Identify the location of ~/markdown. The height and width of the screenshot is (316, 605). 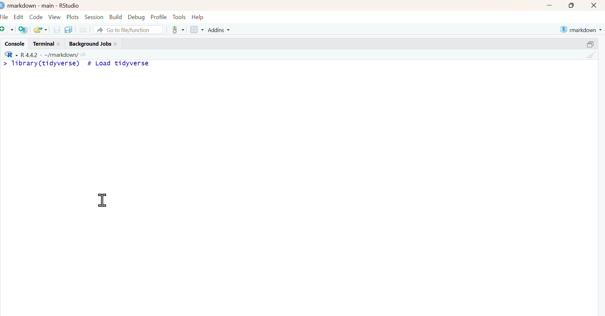
(60, 54).